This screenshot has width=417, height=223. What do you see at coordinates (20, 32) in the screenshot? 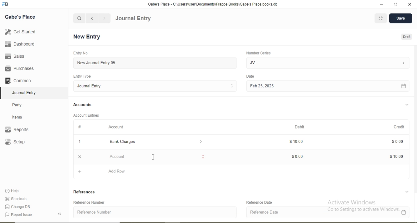
I see `Get Started` at bounding box center [20, 32].